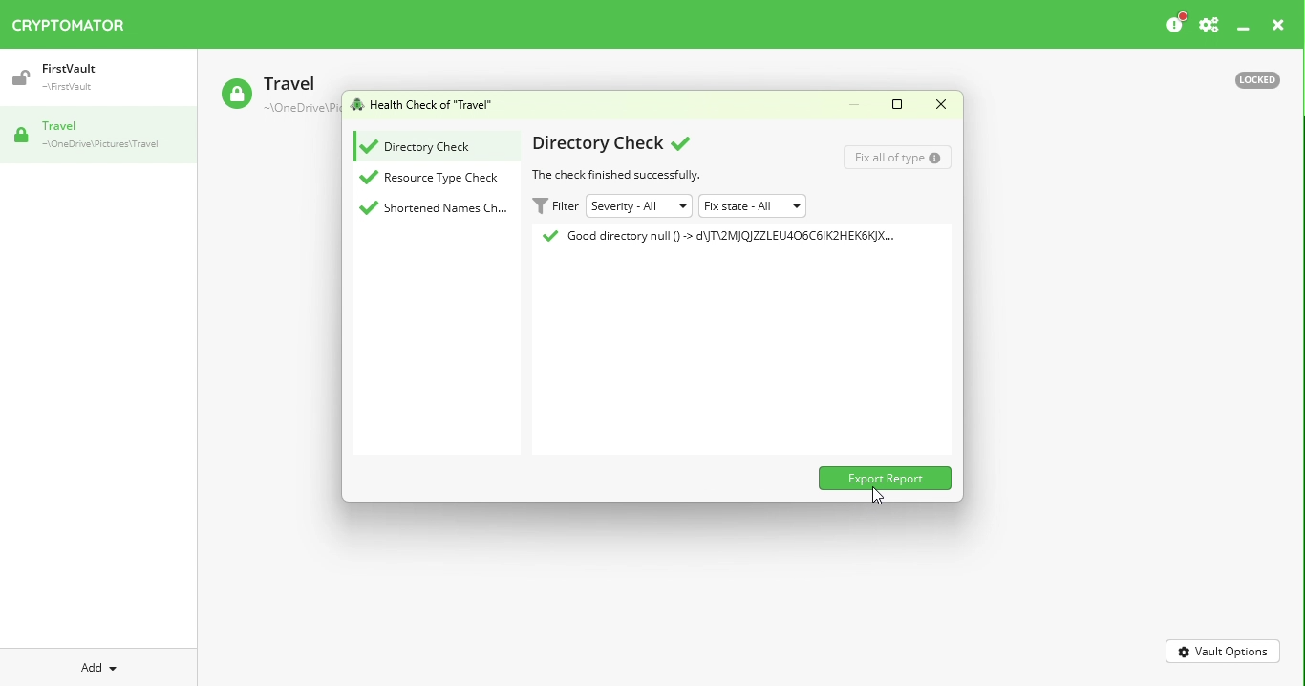  Describe the element at coordinates (898, 105) in the screenshot. I see `Maximize` at that location.